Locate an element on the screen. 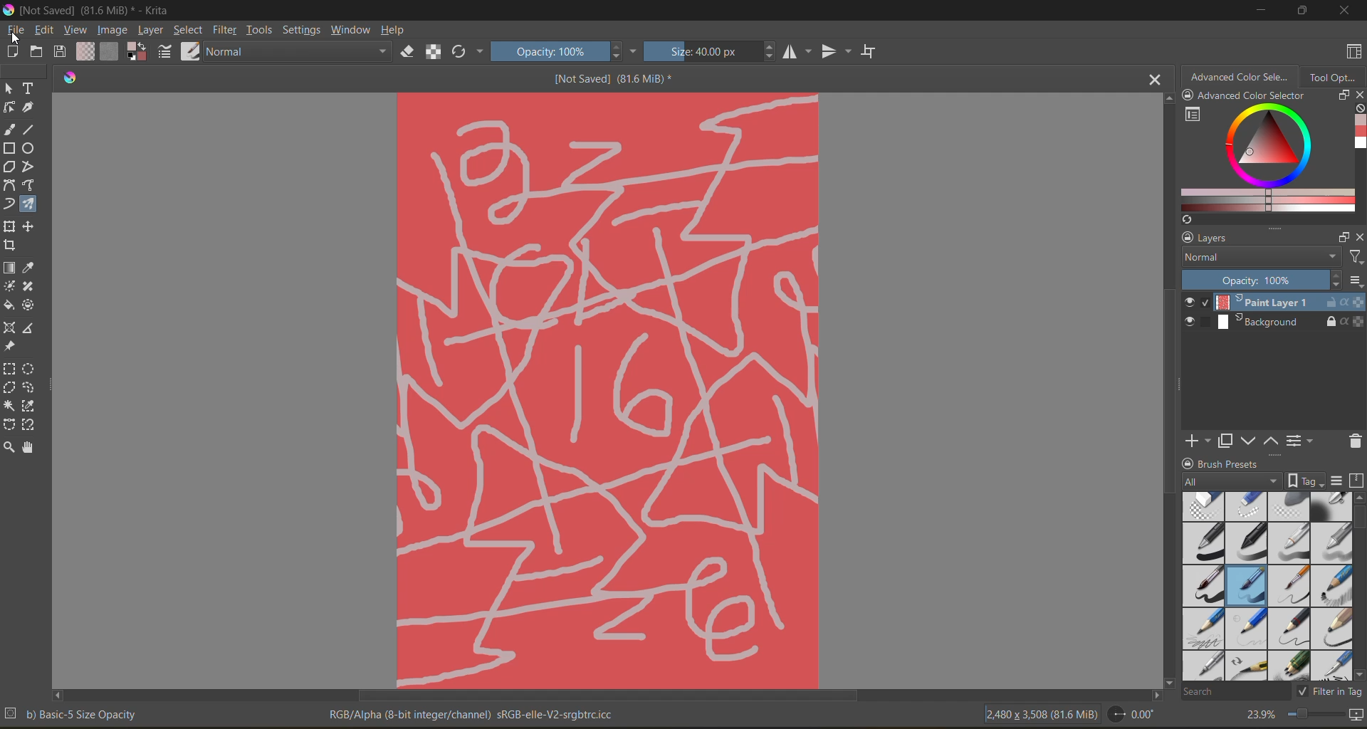 This screenshot has height=729, width=1367. zoom factor is located at coordinates (1258, 715).